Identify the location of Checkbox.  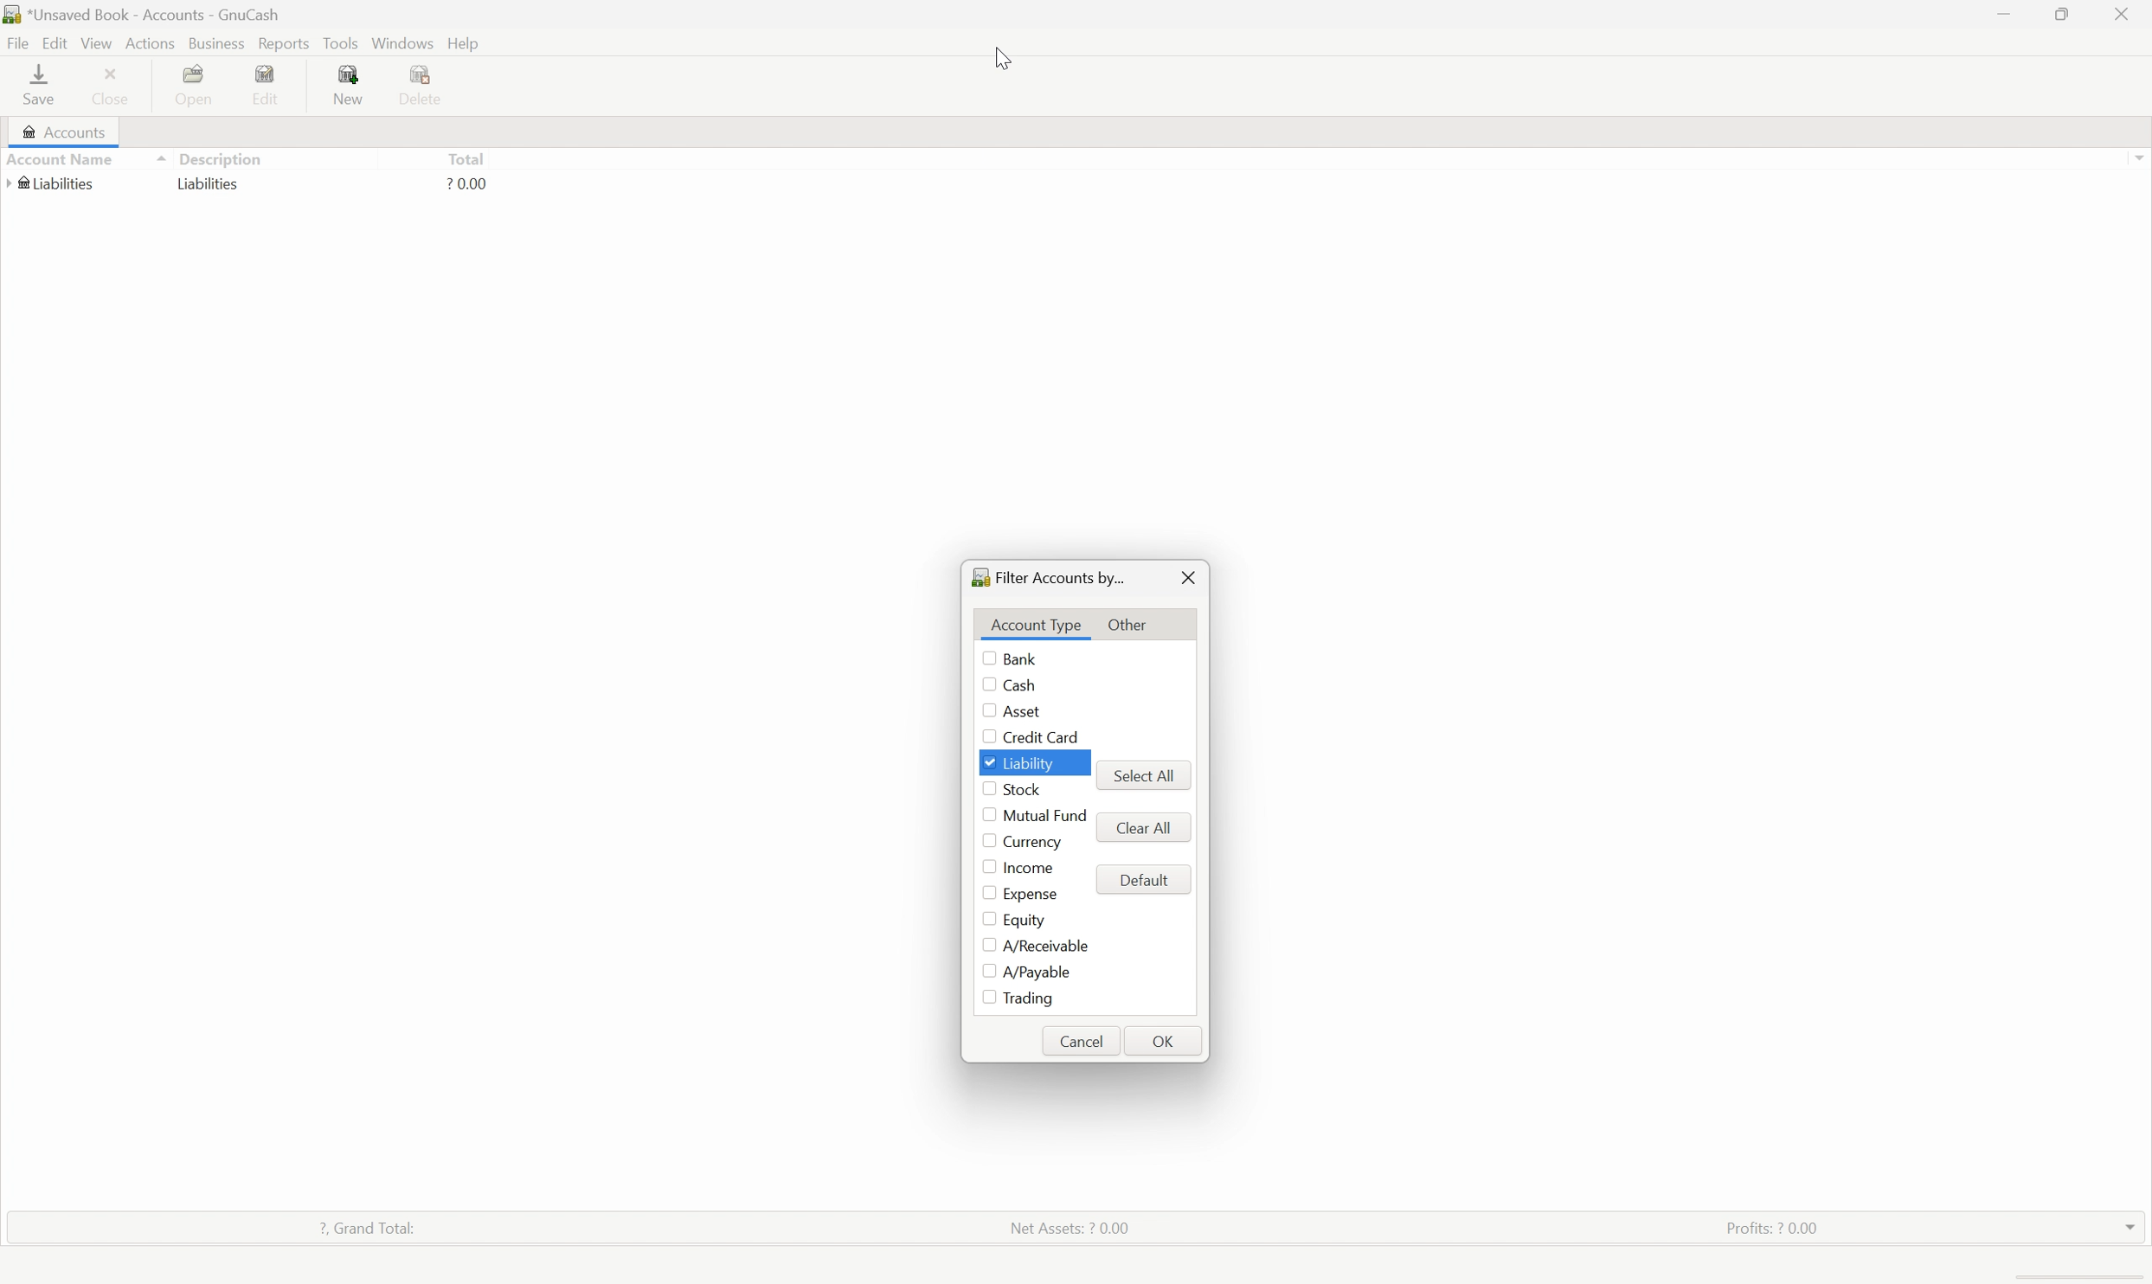
(986, 999).